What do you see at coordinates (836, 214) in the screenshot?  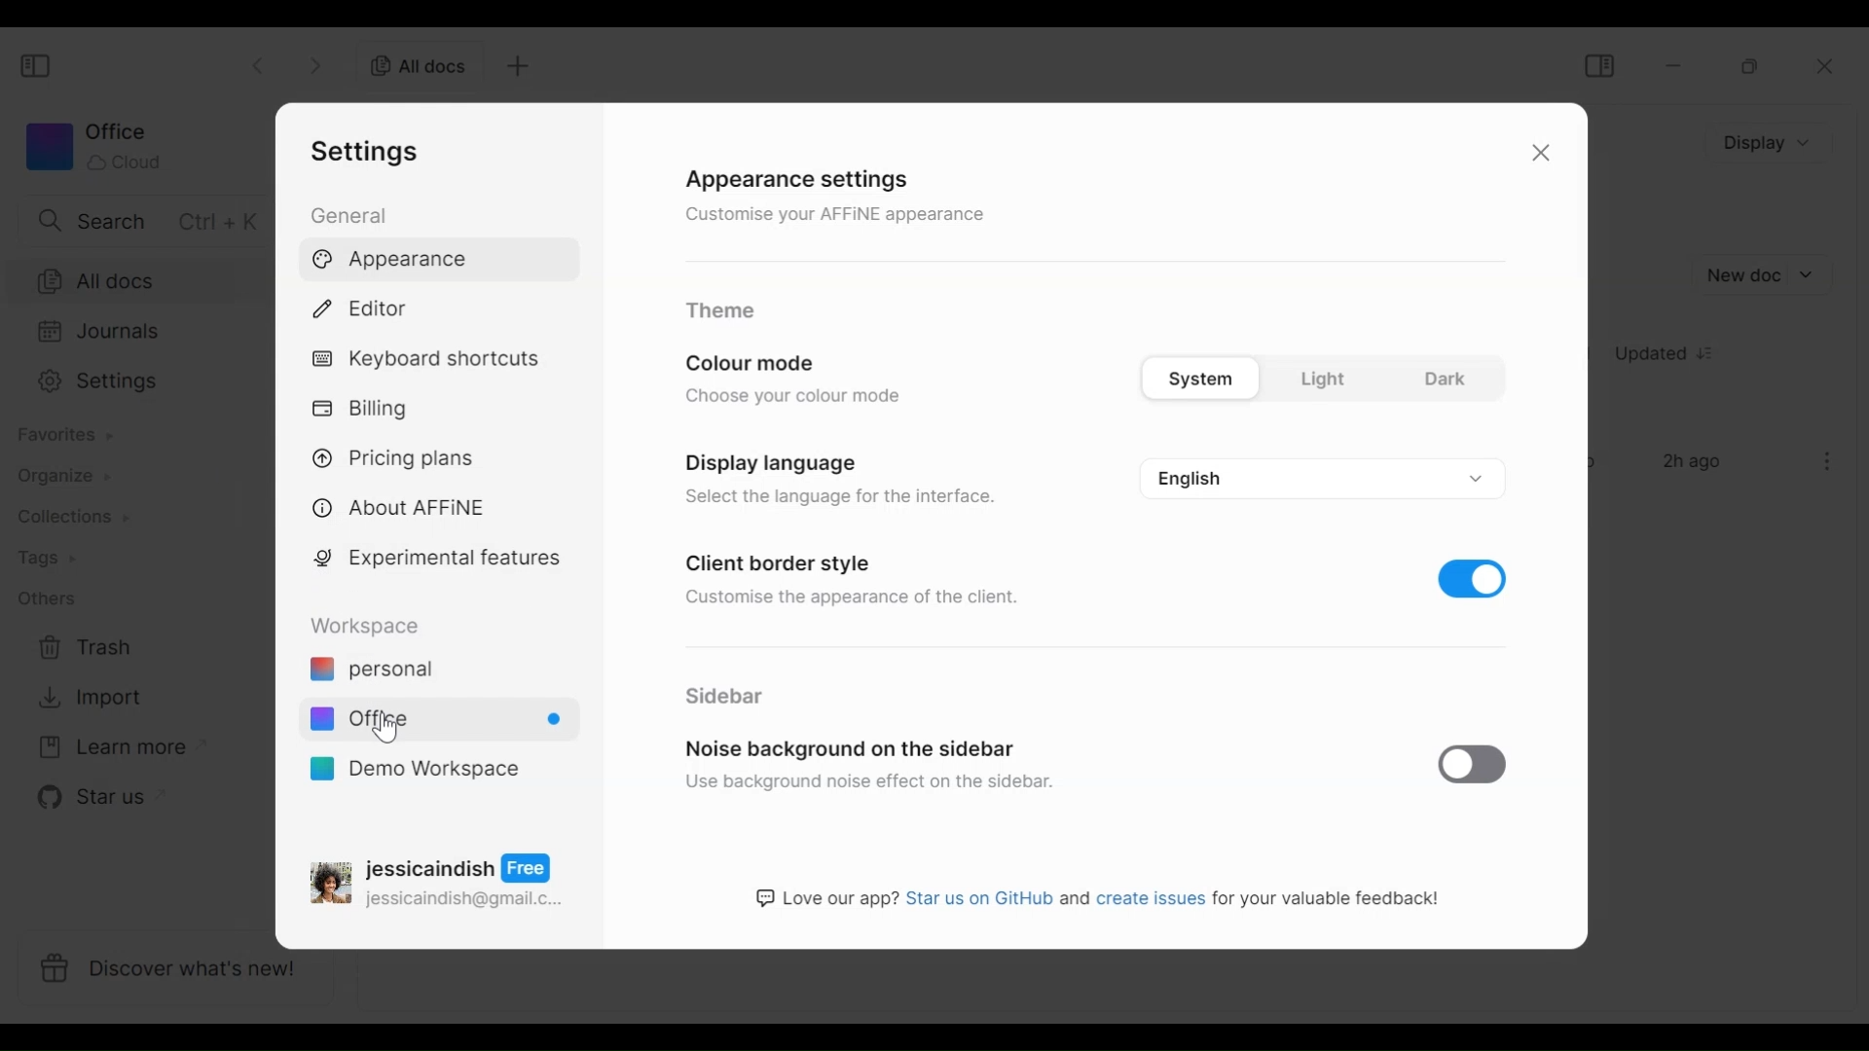 I see `Customise your AFFINE appearance` at bounding box center [836, 214].